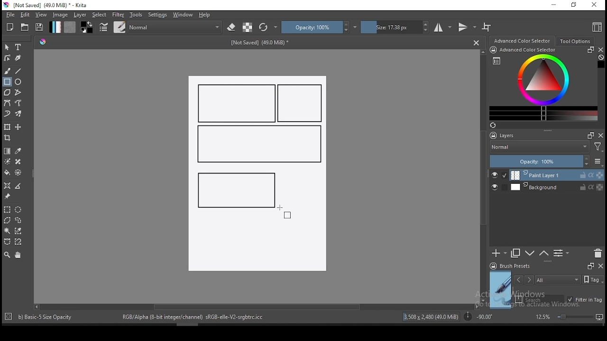  What do you see at coordinates (157, 15) in the screenshot?
I see `settings` at bounding box center [157, 15].